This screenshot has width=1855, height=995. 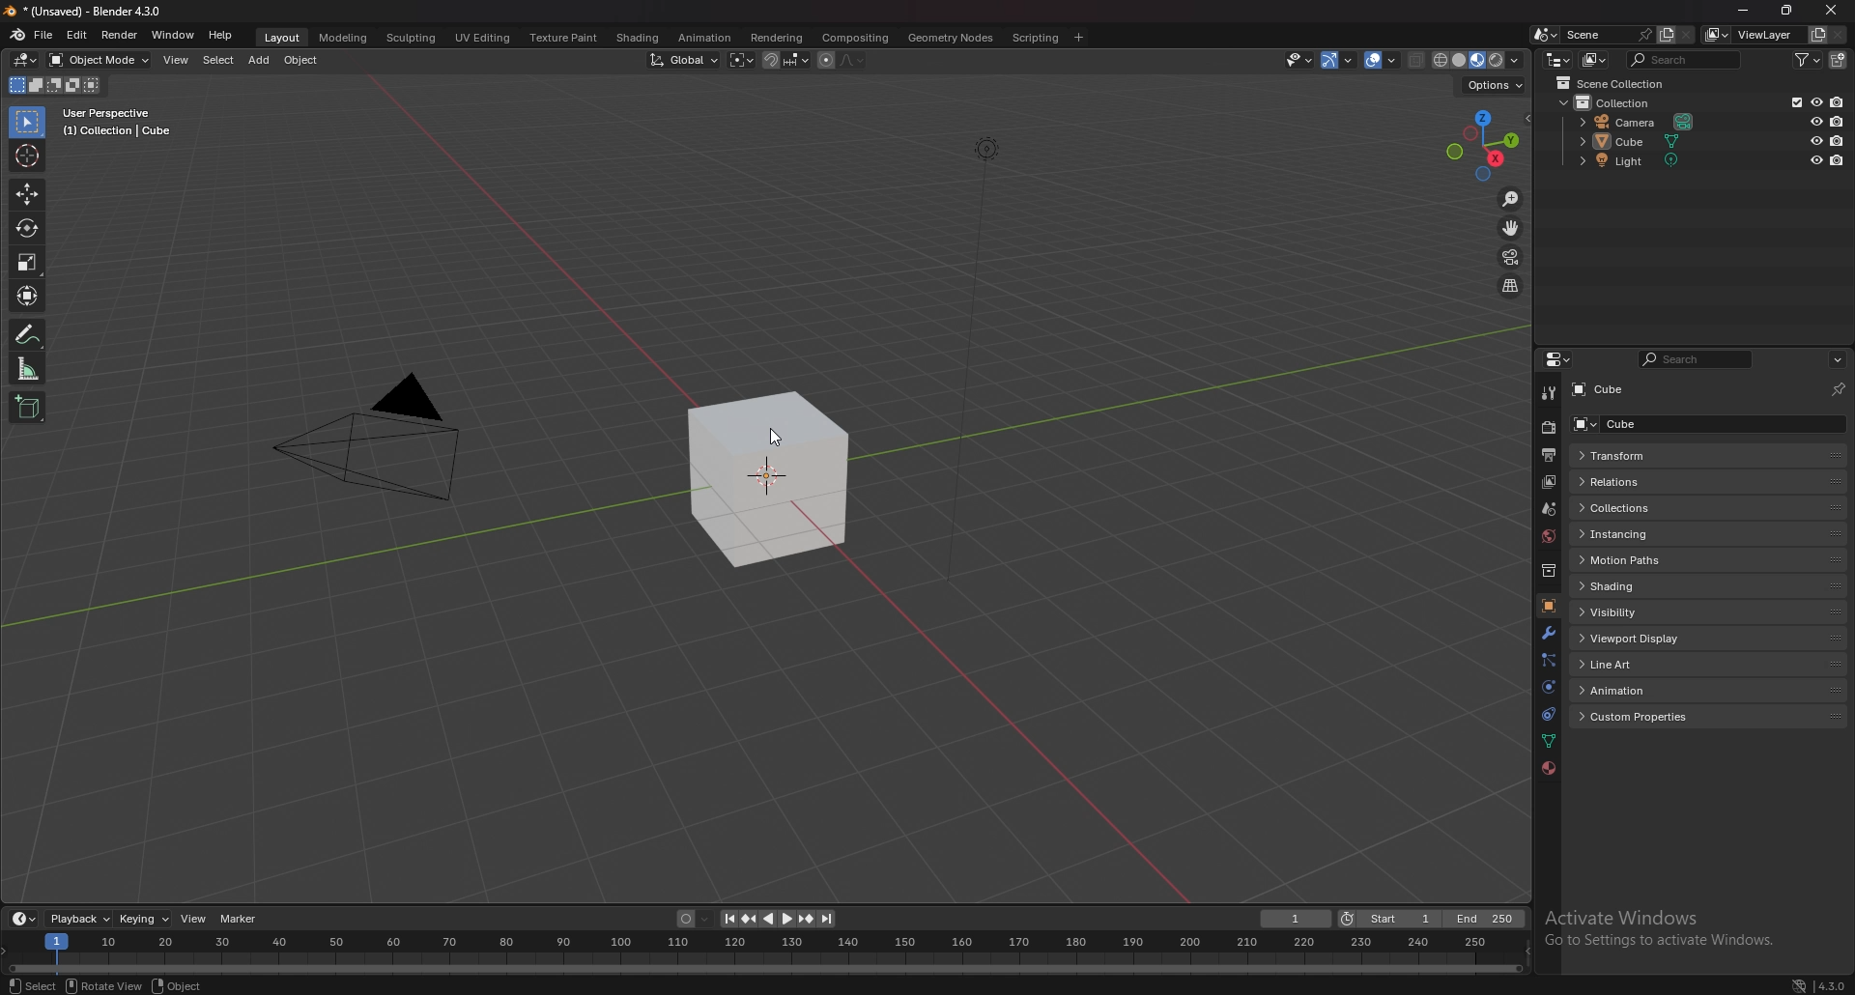 What do you see at coordinates (177, 985) in the screenshot?
I see `object` at bounding box center [177, 985].